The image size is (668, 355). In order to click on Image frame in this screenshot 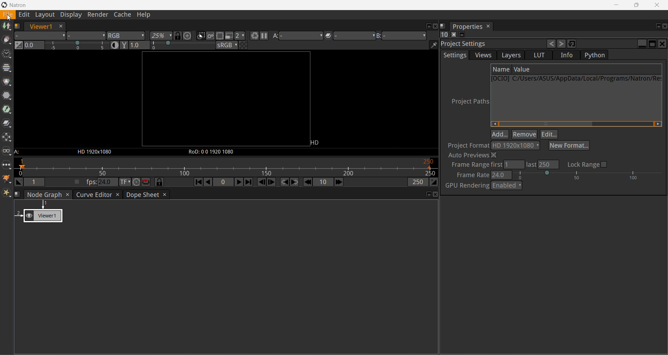, I will do `click(225, 99)`.